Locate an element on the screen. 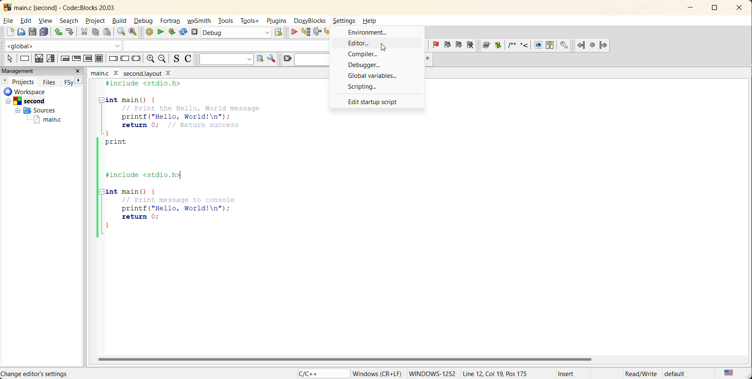  replace is located at coordinates (133, 31).